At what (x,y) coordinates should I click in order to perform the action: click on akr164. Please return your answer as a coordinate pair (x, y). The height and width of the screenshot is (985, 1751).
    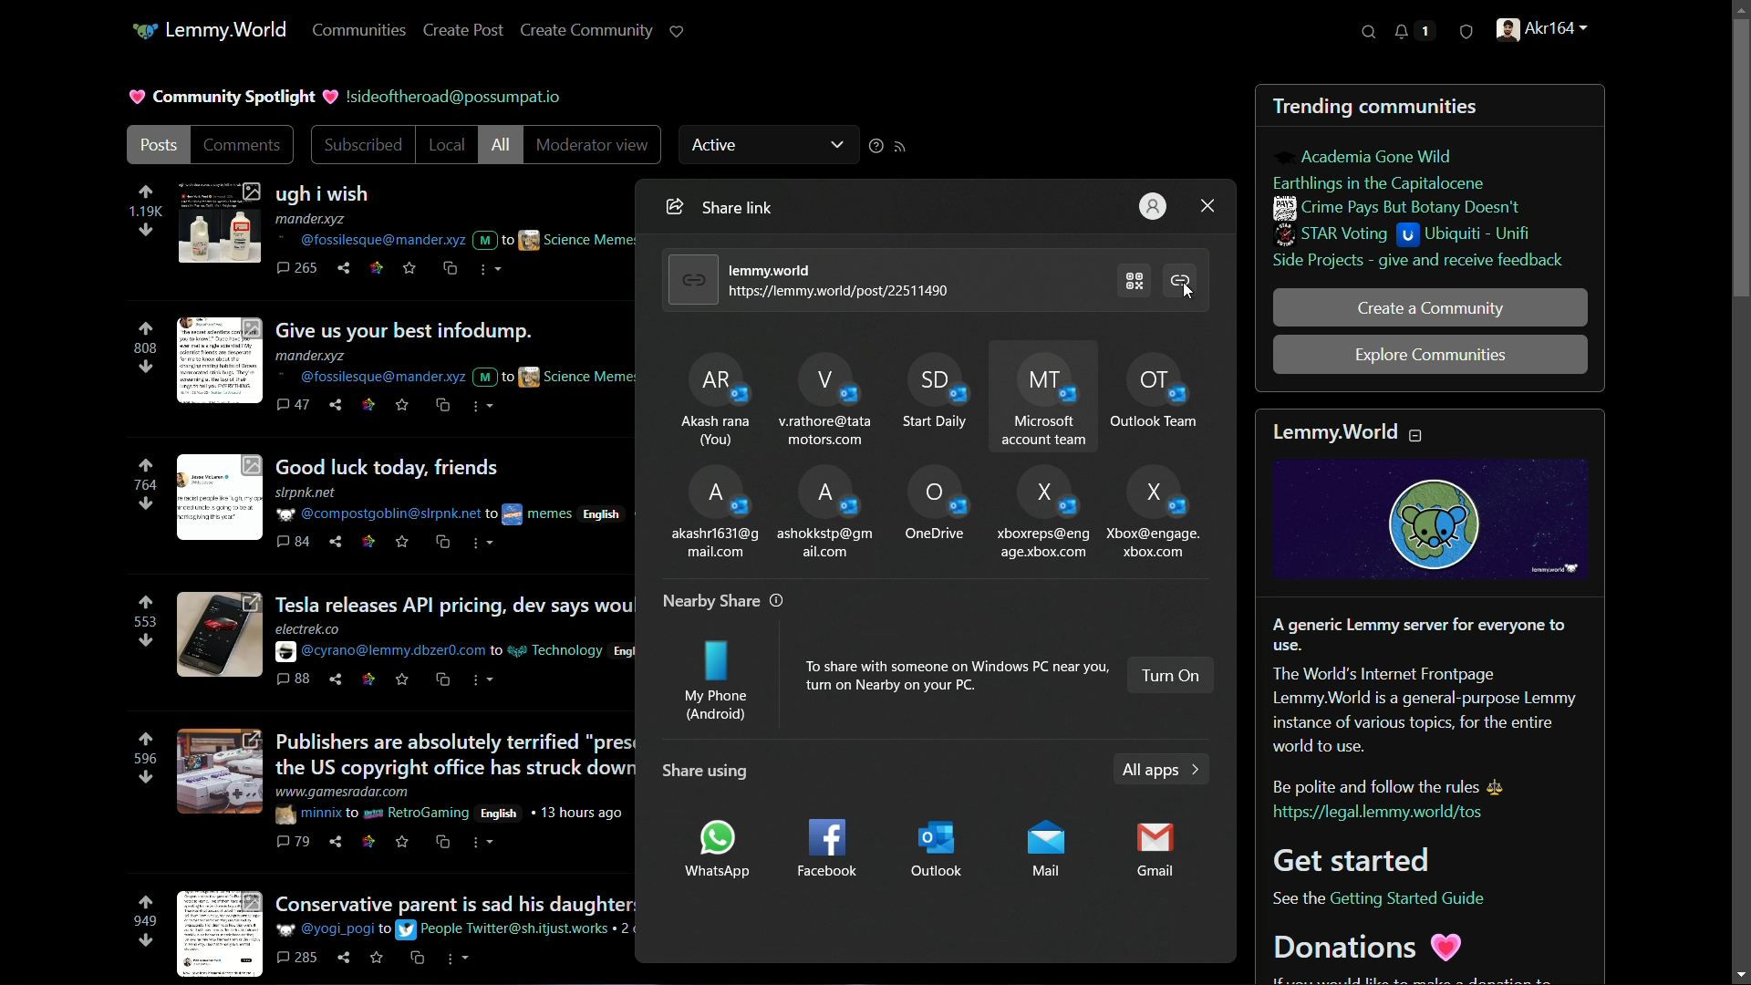
    Looking at the image, I should click on (1545, 32).